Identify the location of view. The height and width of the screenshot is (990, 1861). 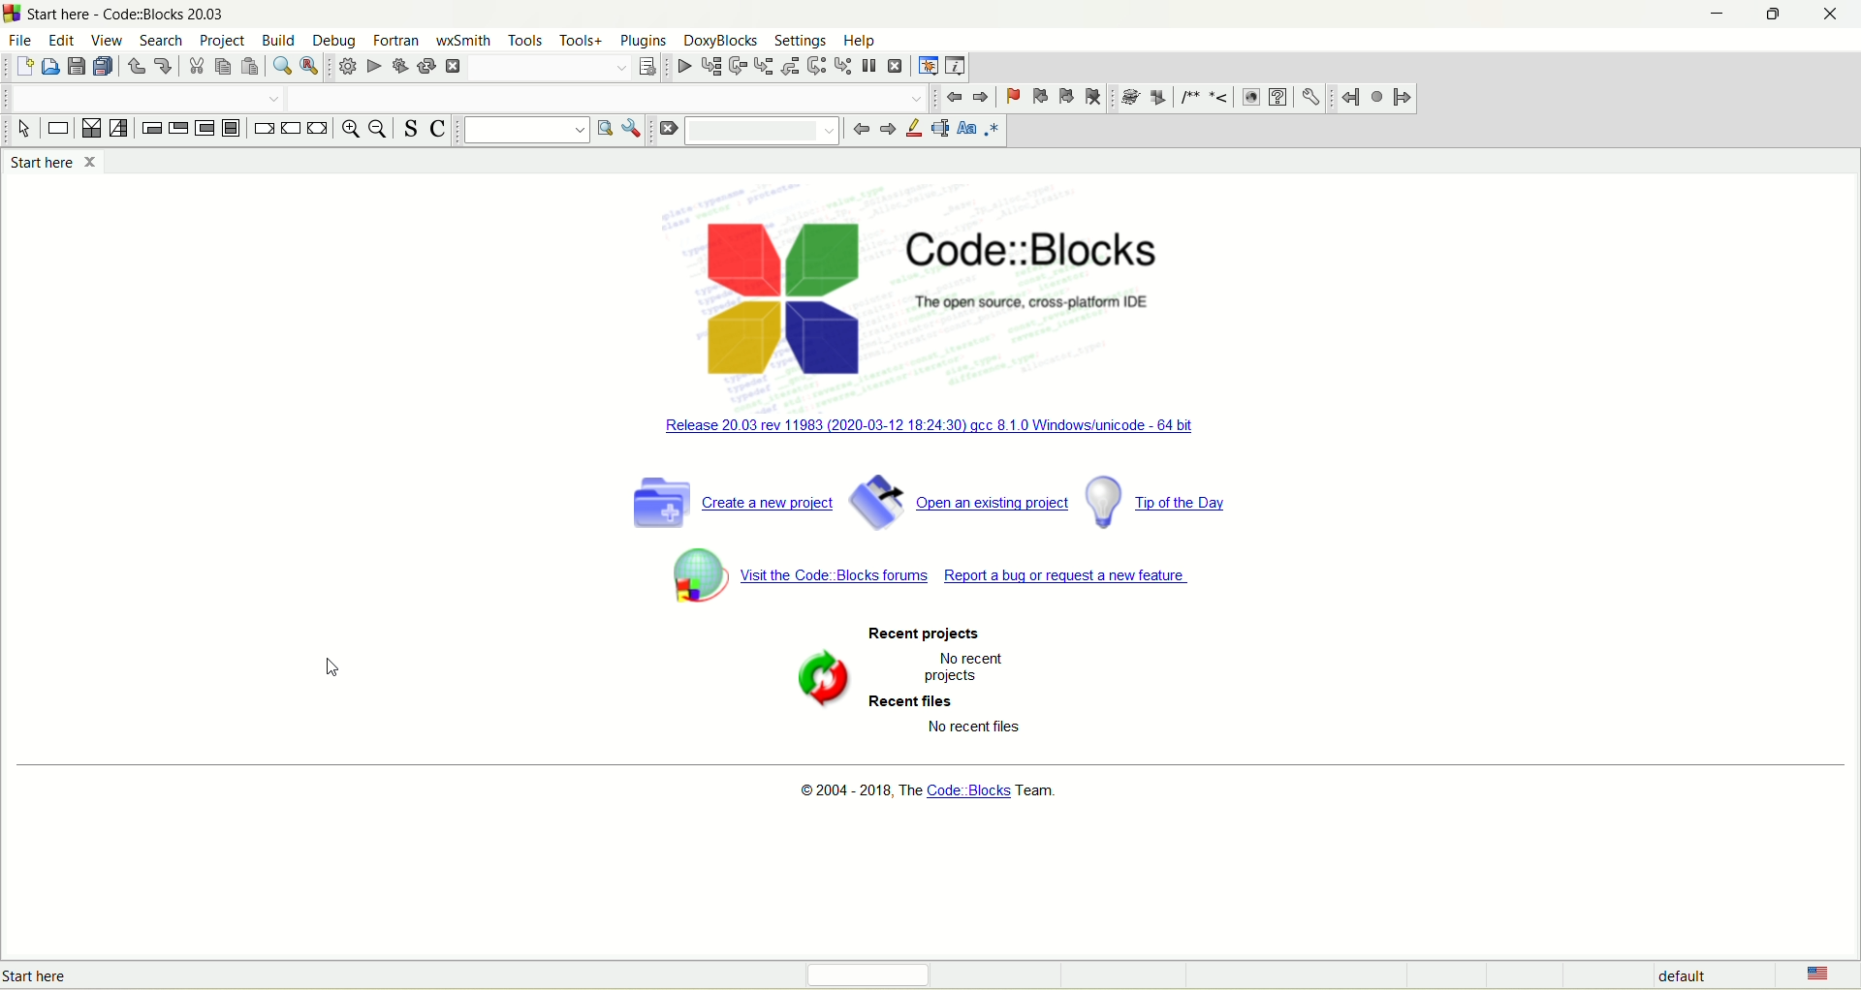
(107, 40).